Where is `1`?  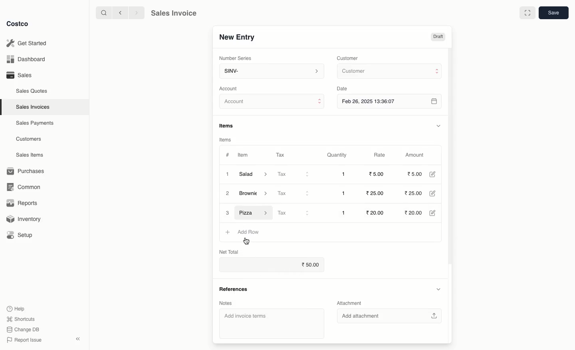 1 is located at coordinates (343, 193).